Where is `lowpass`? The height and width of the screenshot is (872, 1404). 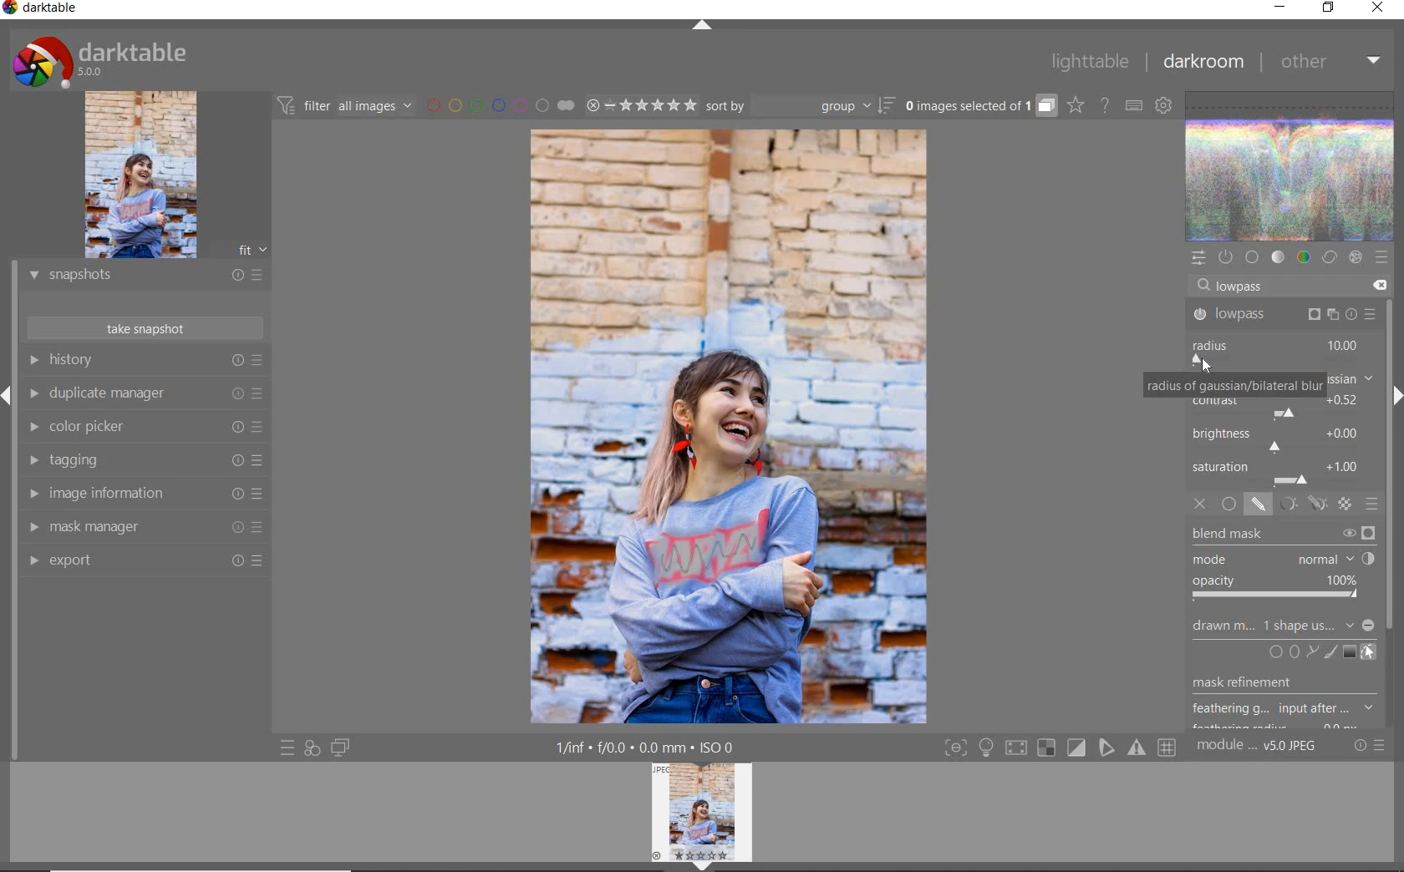
lowpass is located at coordinates (1282, 315).